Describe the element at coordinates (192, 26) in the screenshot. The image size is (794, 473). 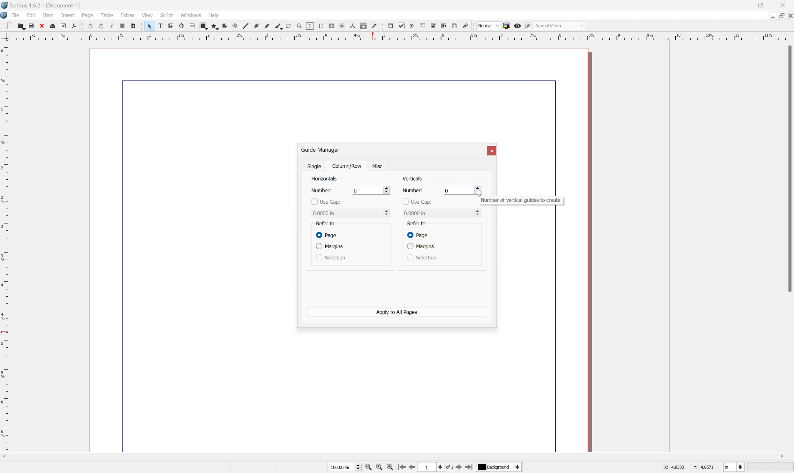
I see `table` at that location.